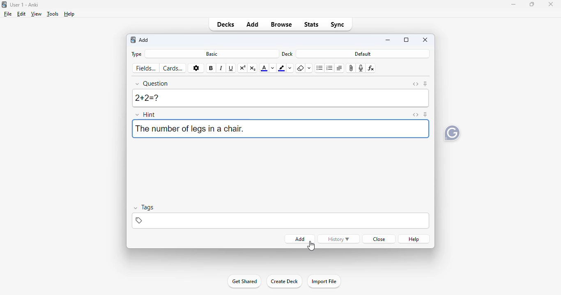 Image resolution: width=561 pixels, height=295 pixels. What do you see at coordinates (196, 68) in the screenshot?
I see `options` at bounding box center [196, 68].